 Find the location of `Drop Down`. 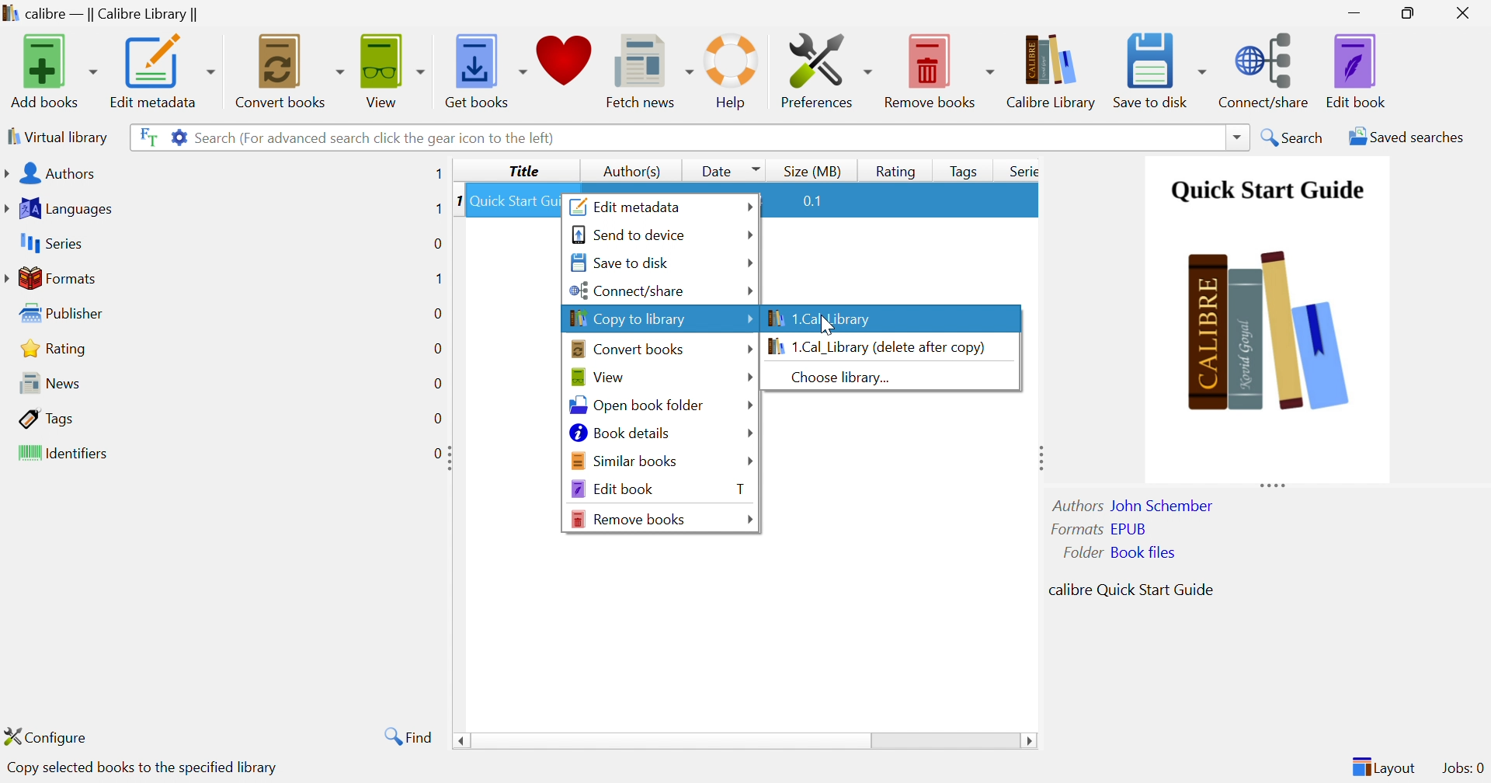

Drop Down is located at coordinates (751, 462).